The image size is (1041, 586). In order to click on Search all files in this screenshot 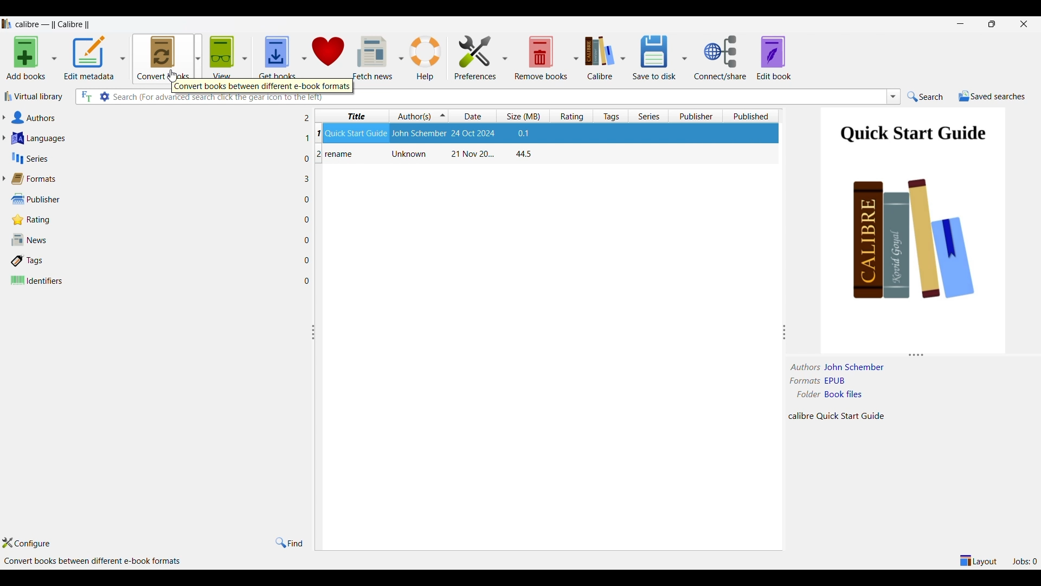, I will do `click(86, 97)`.